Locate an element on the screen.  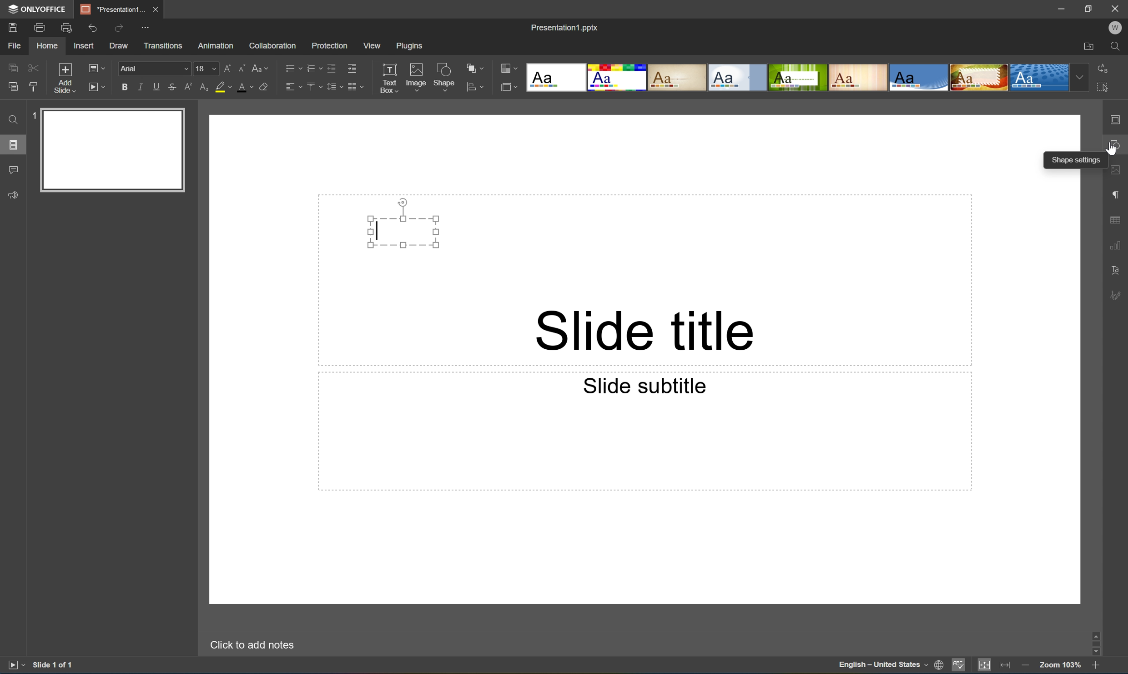
Horizontal align is located at coordinates (293, 88).